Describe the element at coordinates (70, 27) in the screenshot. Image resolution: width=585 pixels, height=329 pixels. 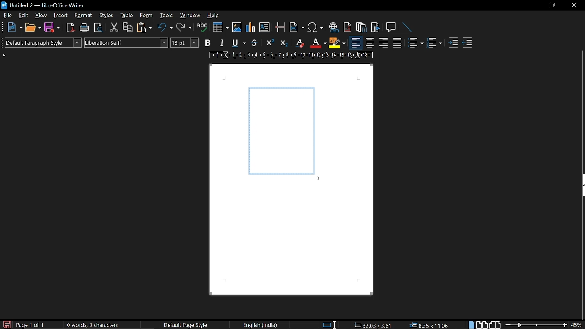
I see `export as pdf` at that location.